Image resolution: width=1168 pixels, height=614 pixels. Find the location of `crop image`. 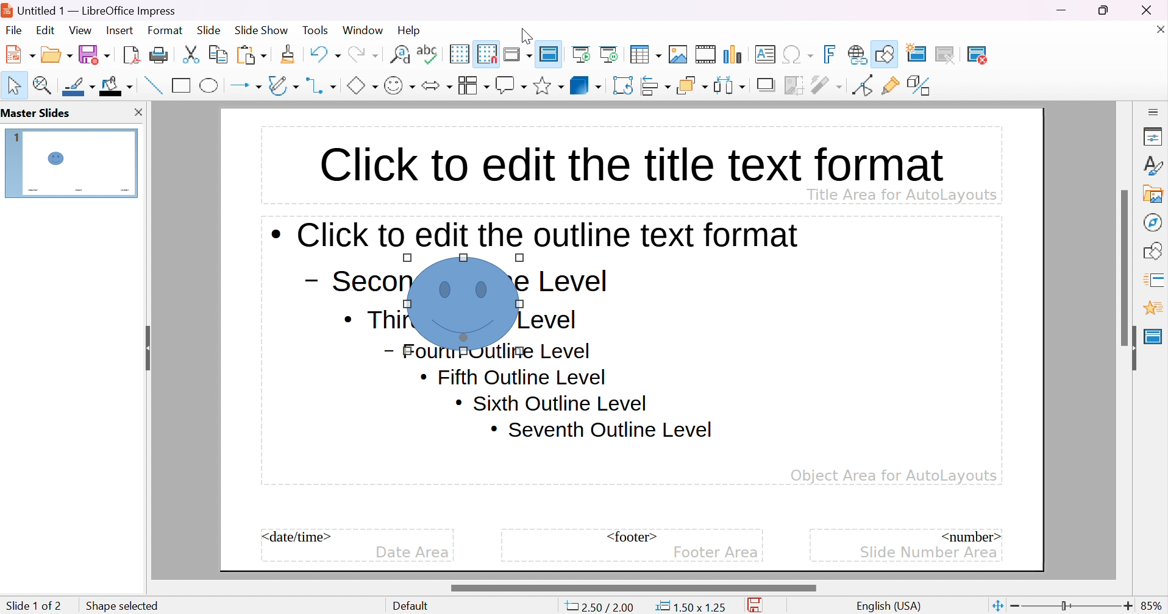

crop image is located at coordinates (795, 85).